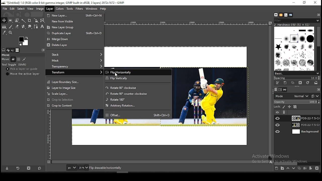 The image size is (322, 181). What do you see at coordinates (288, 169) in the screenshot?
I see `move layer on step up` at bounding box center [288, 169].